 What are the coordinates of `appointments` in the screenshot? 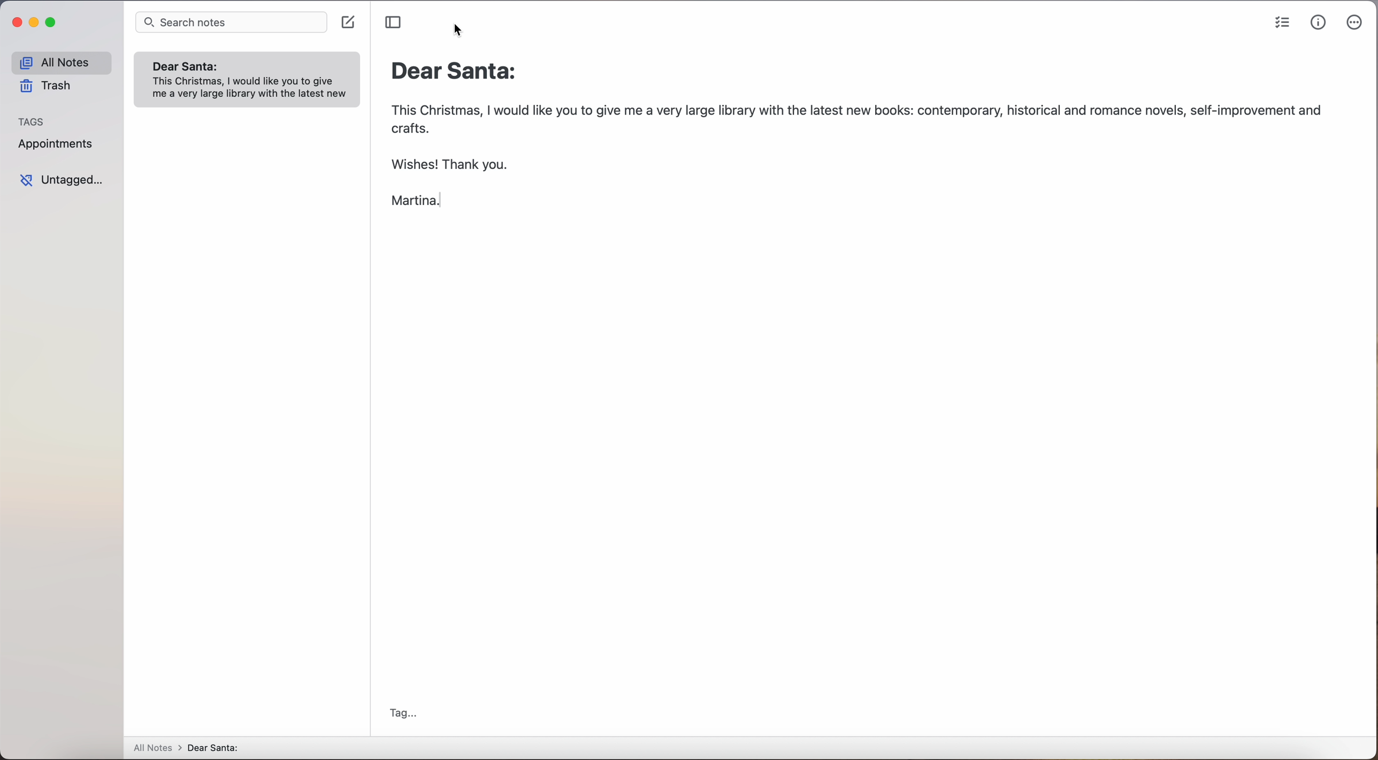 It's located at (57, 146).